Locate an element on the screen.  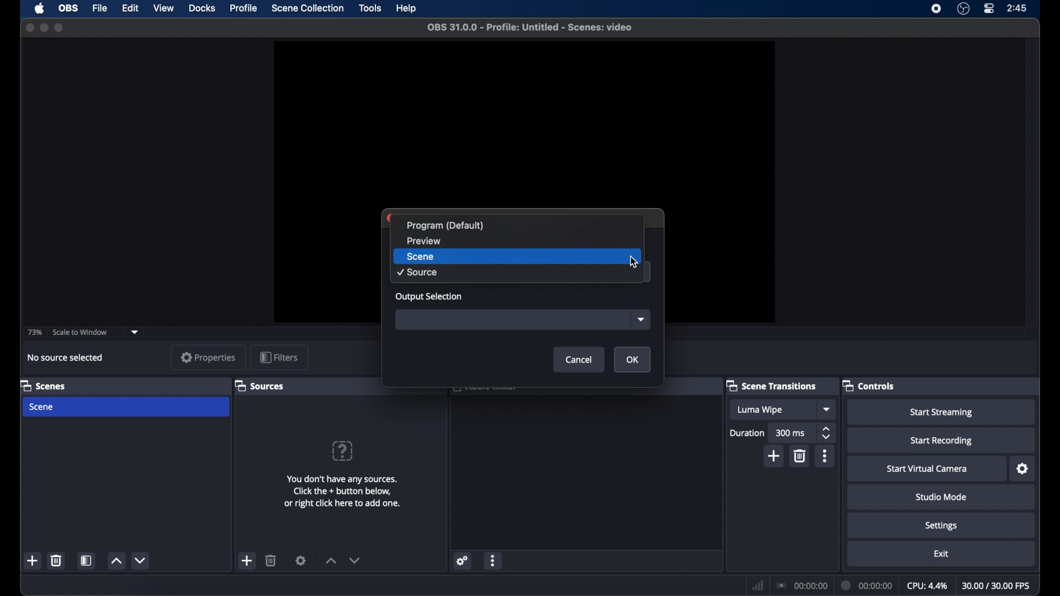
delete is located at coordinates (271, 560).